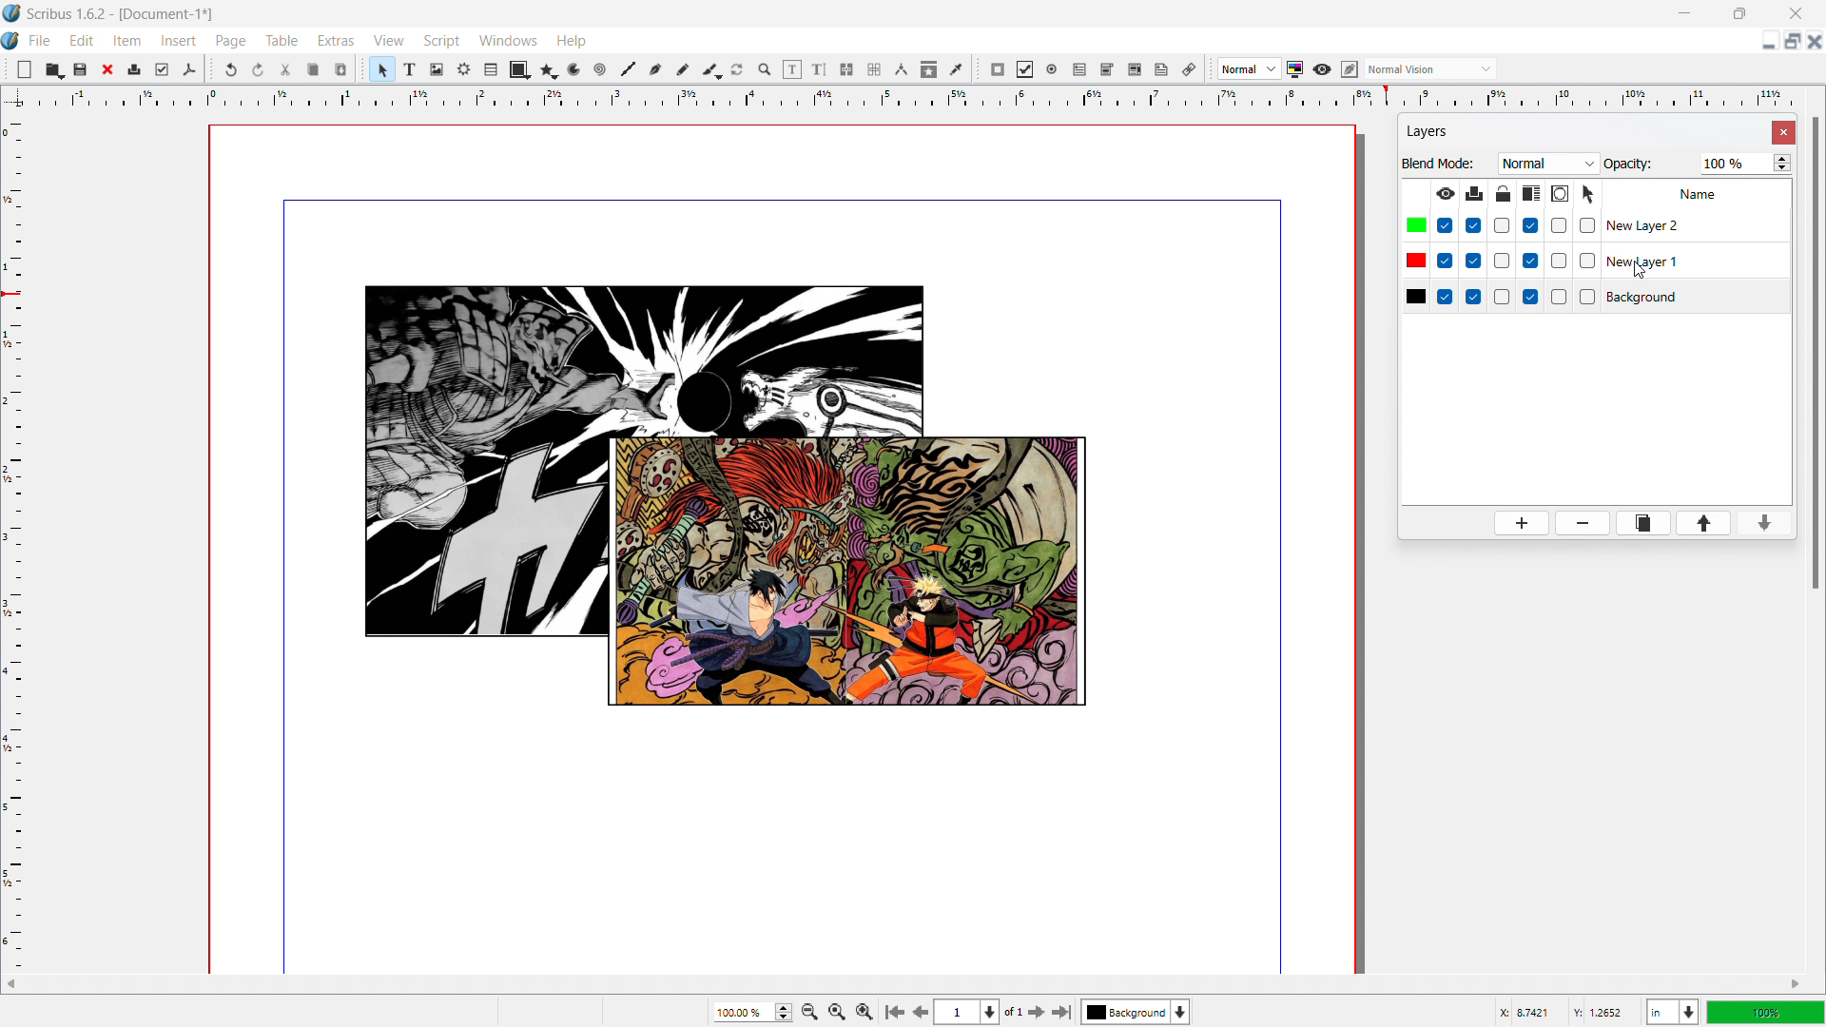 The image size is (1826, 1027). What do you see at coordinates (864, 1010) in the screenshot?
I see `Zoom out by the stepping value selected in settings` at bounding box center [864, 1010].